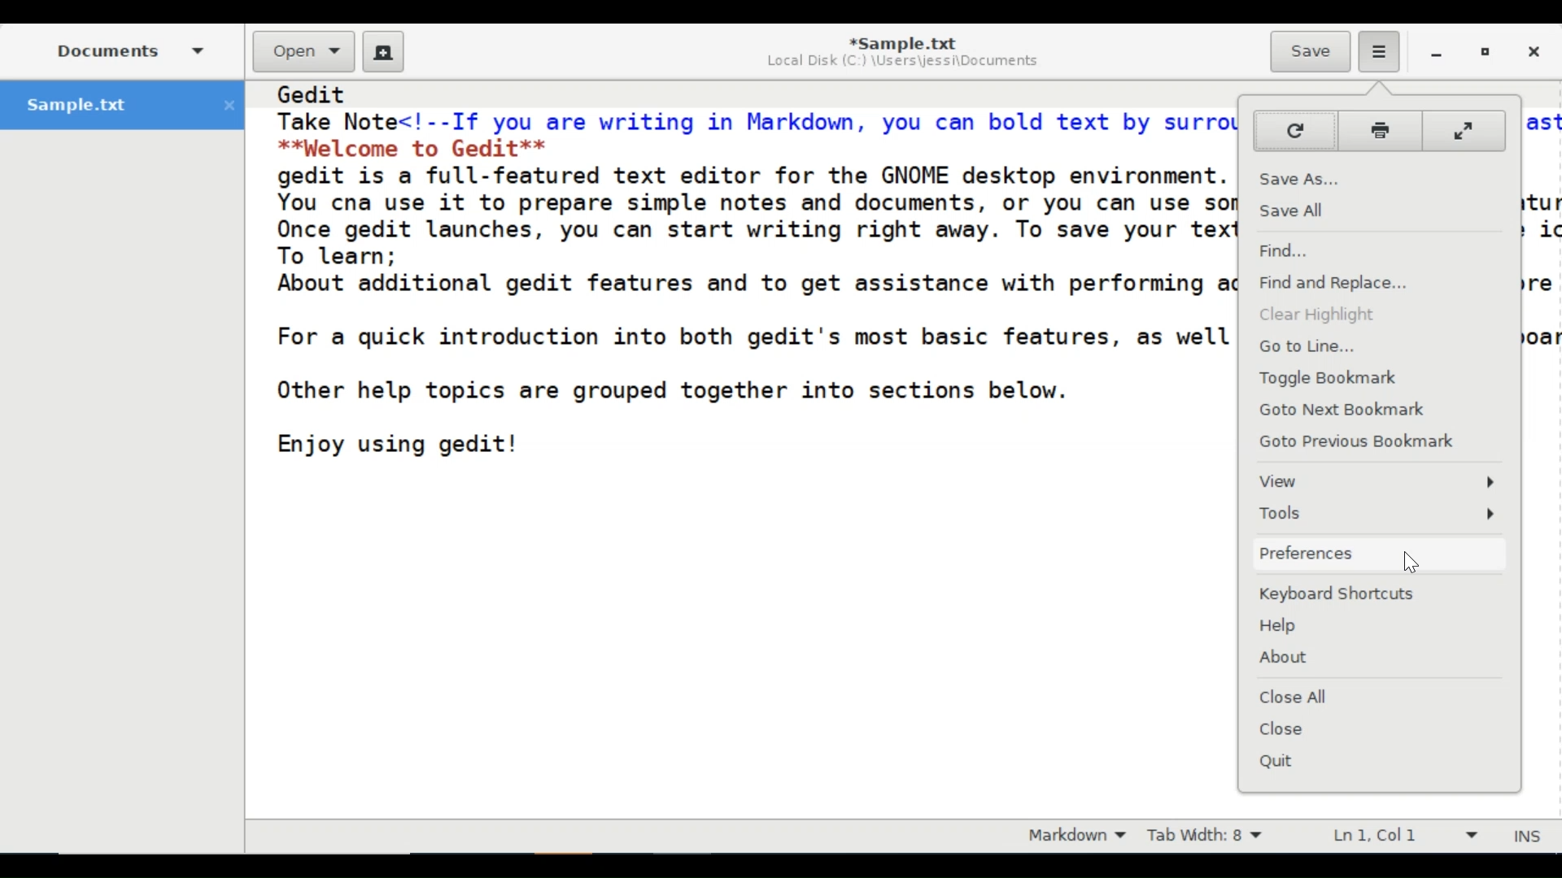 This screenshot has width=1562, height=878. I want to click on Print, so click(1380, 130).